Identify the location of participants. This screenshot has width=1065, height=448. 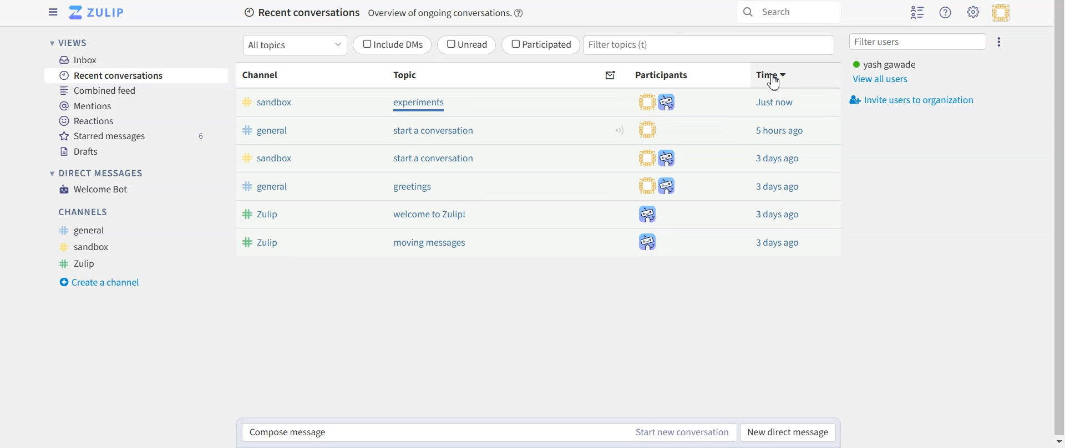
(661, 103).